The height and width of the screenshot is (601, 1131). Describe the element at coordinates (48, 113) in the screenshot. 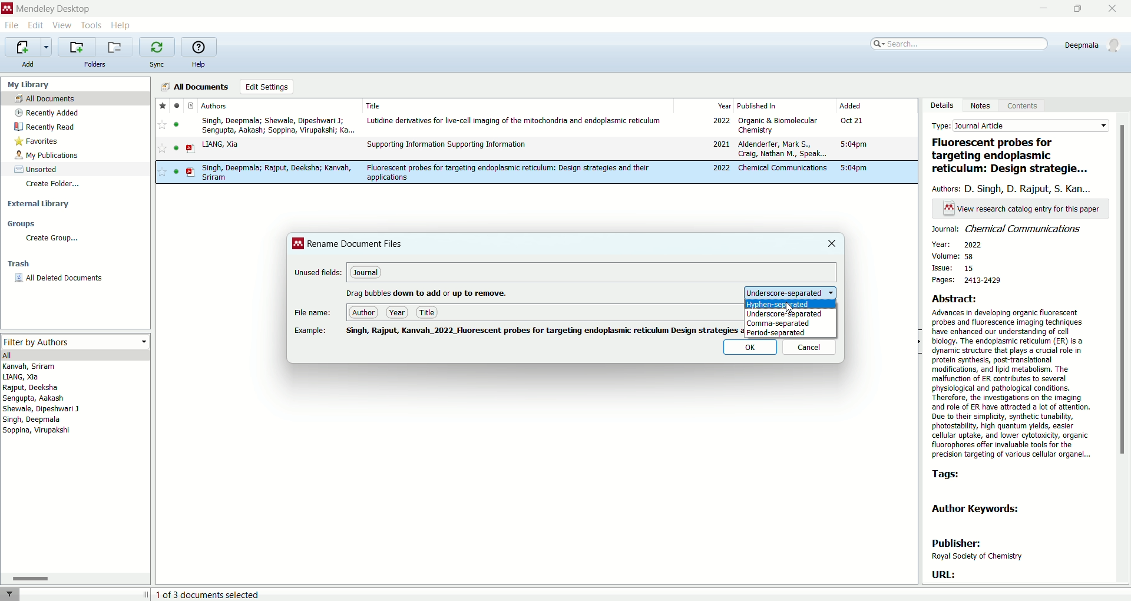

I see `recently added` at that location.